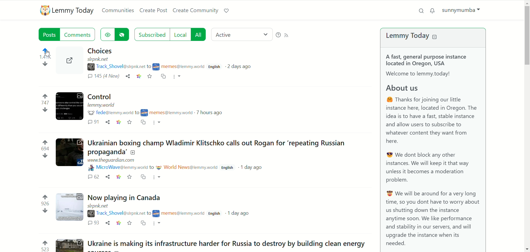 The image size is (530, 252). What do you see at coordinates (44, 57) in the screenshot?
I see `1.41k` at bounding box center [44, 57].